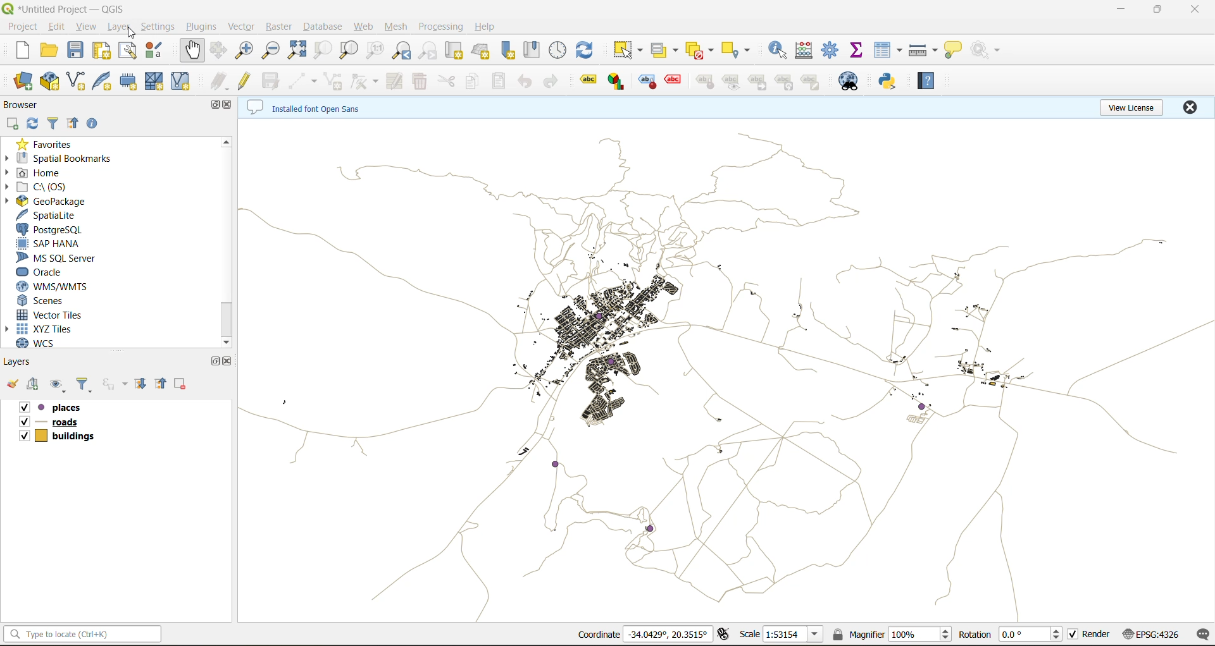 This screenshot has height=646, width=1215. I want to click on places, so click(61, 407).